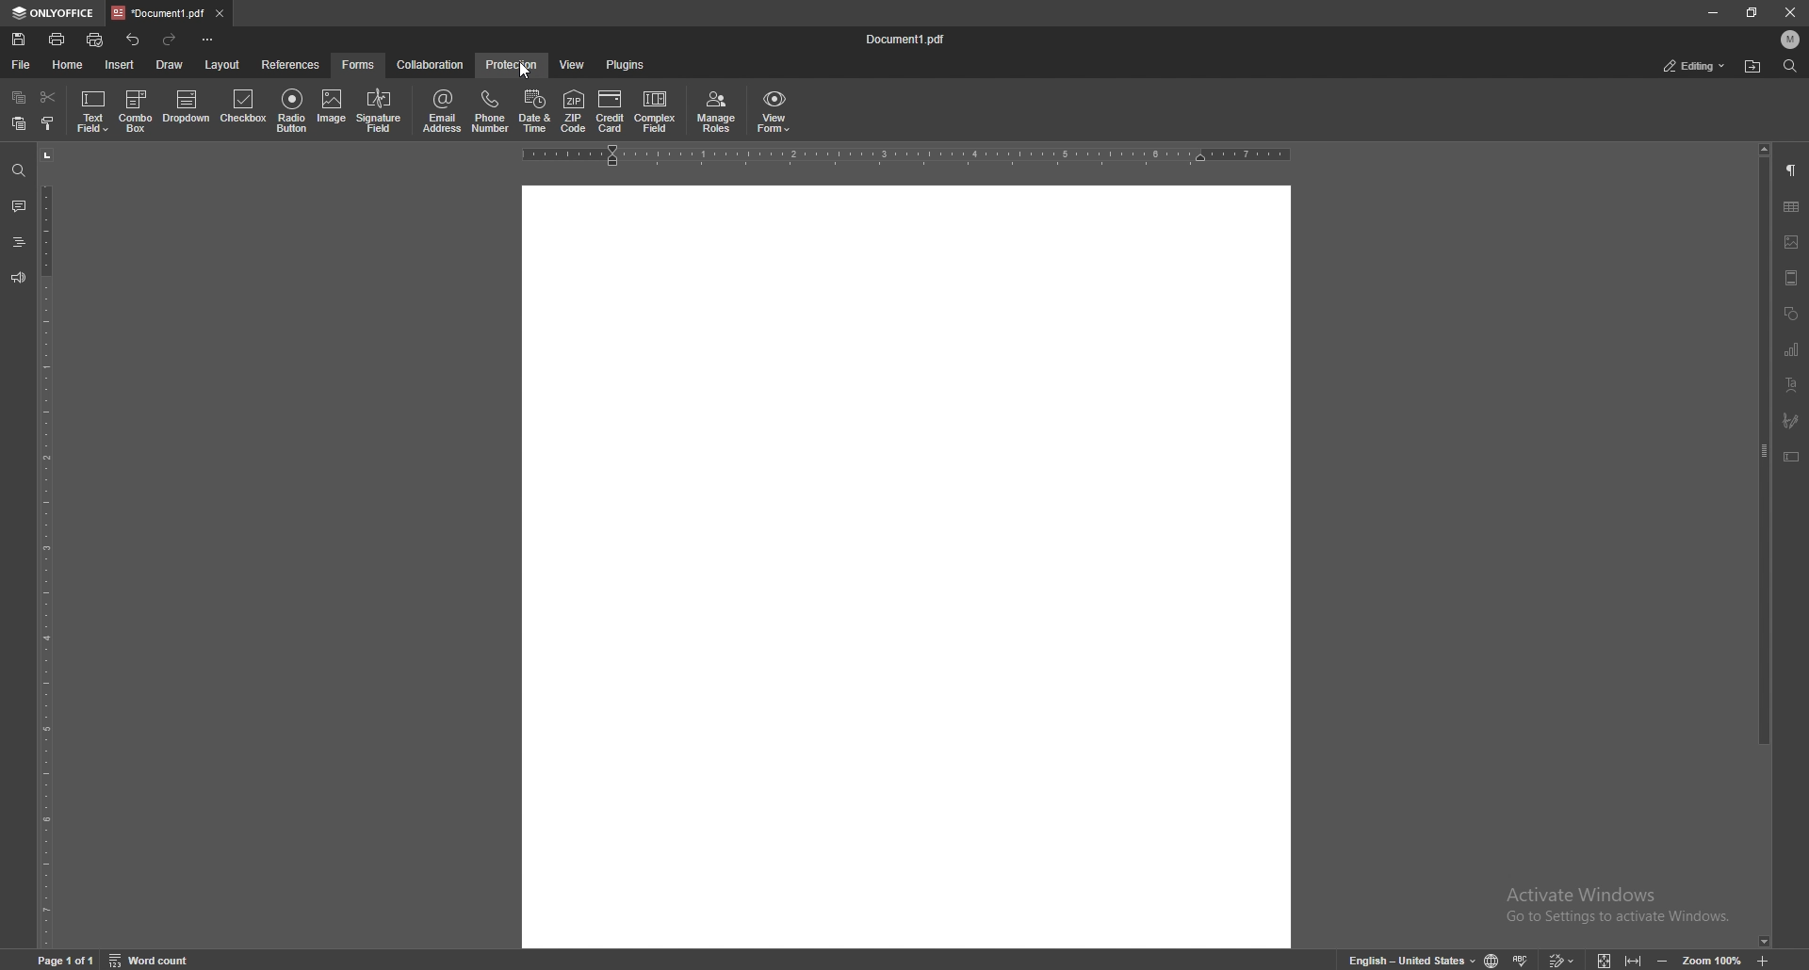  What do you see at coordinates (1752, 68) in the screenshot?
I see `locate file` at bounding box center [1752, 68].